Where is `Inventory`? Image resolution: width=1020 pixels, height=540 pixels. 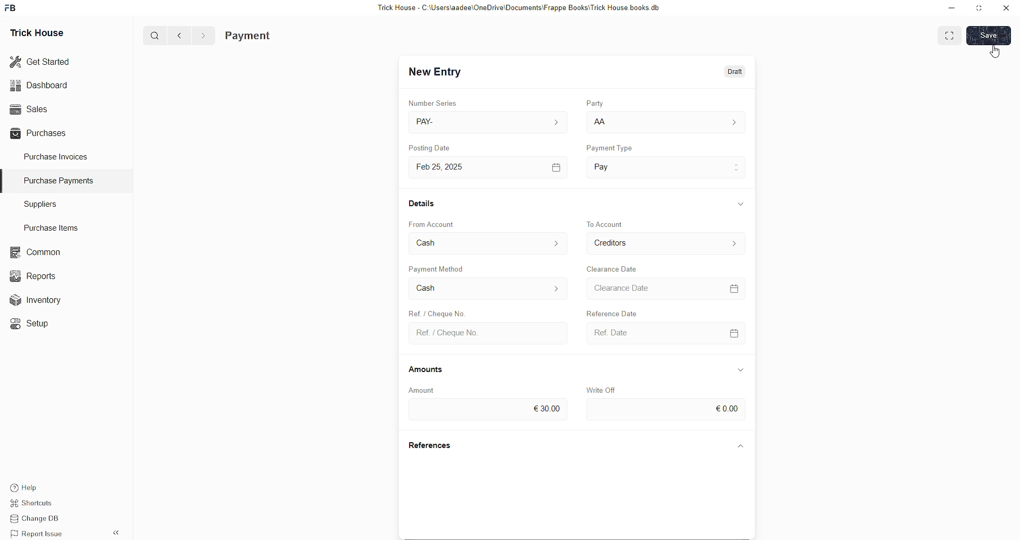 Inventory is located at coordinates (41, 302).